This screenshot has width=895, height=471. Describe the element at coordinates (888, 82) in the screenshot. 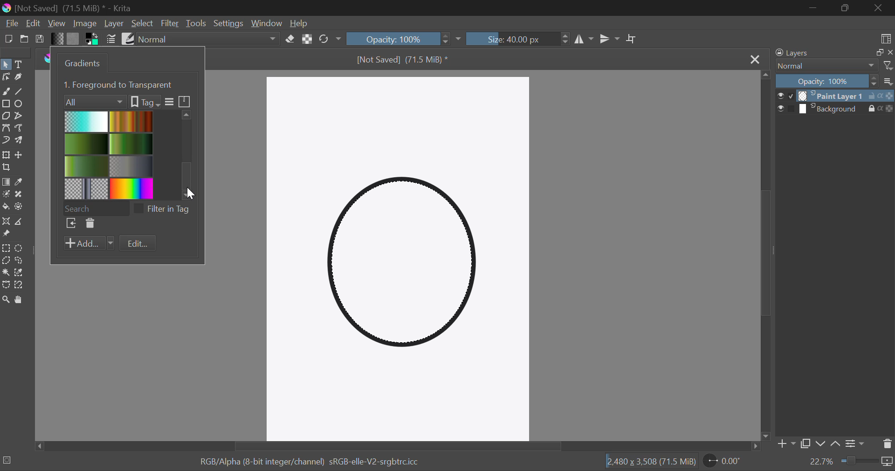

I see `more` at that location.